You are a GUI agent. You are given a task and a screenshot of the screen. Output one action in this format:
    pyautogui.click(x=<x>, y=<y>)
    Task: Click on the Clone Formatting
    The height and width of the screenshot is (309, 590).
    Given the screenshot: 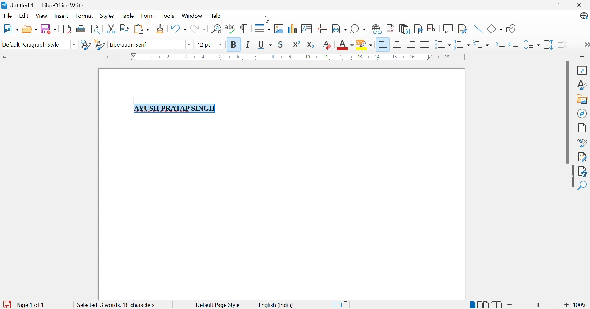 What is the action you would take?
    pyautogui.click(x=160, y=29)
    